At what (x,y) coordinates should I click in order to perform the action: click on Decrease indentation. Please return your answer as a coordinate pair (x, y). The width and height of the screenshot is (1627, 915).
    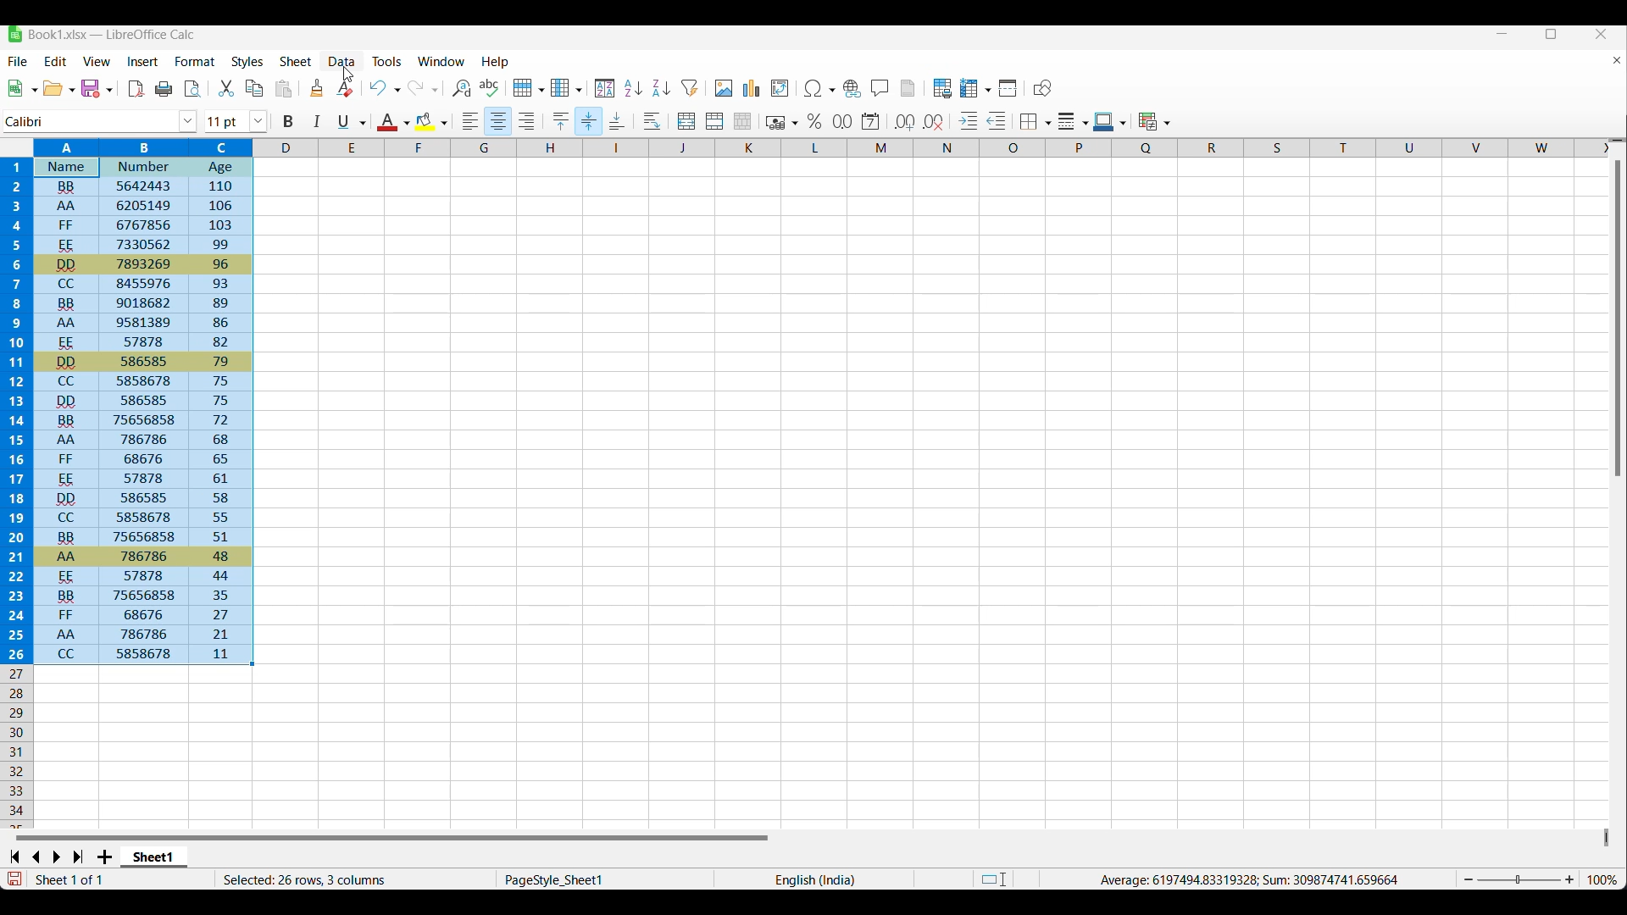
    Looking at the image, I should click on (997, 120).